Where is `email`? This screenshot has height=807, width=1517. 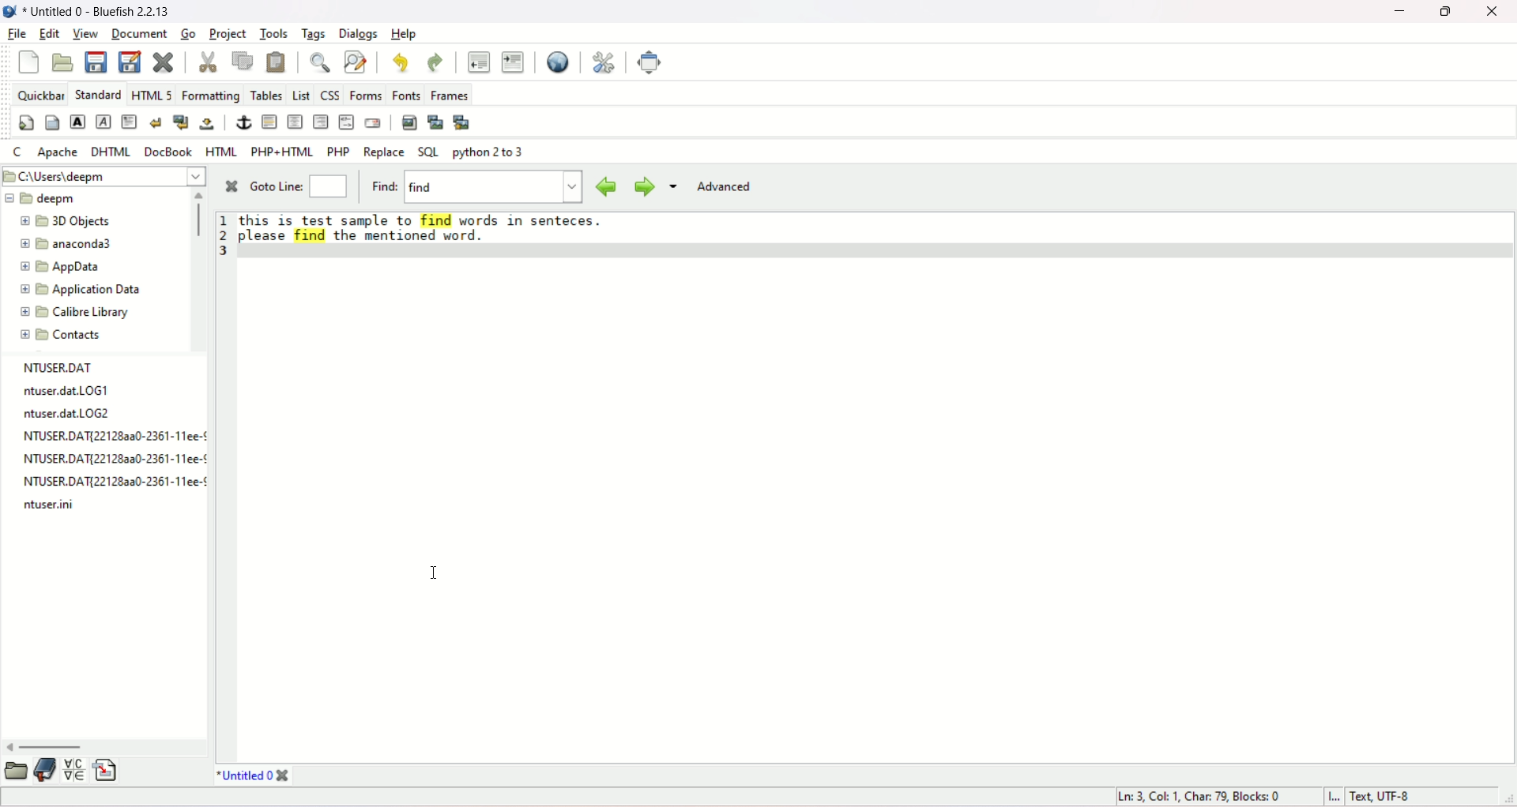 email is located at coordinates (371, 122).